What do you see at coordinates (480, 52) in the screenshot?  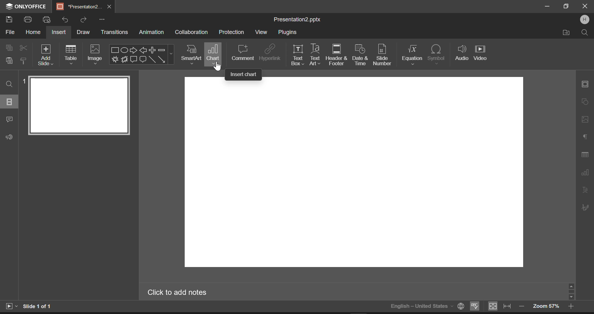 I see `Video` at bounding box center [480, 52].